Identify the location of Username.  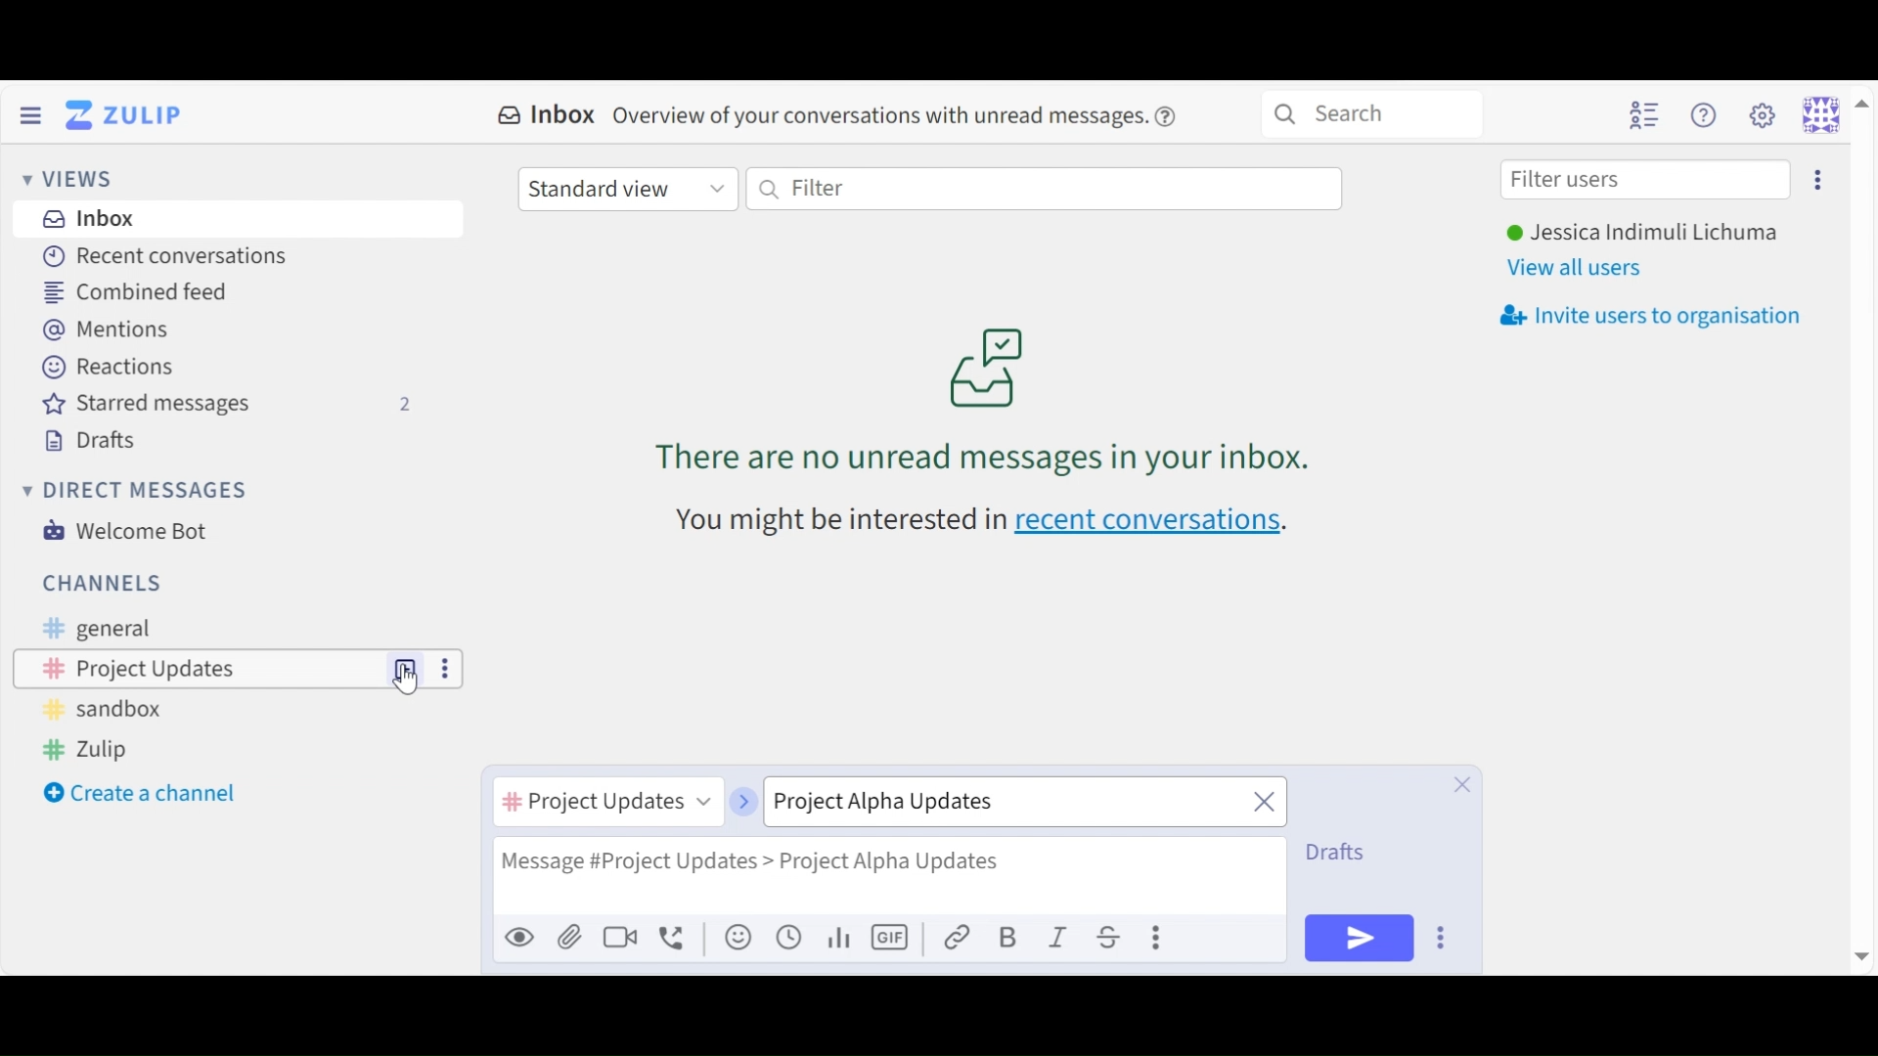
(1641, 234).